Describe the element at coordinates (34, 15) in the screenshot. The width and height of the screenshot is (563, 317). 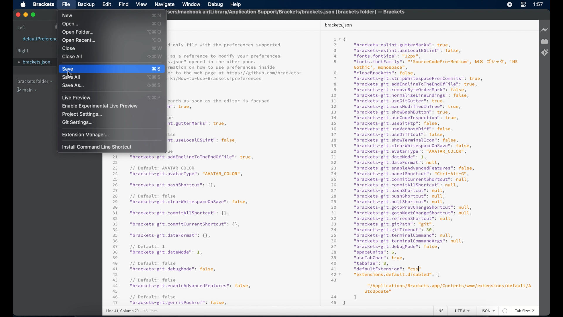
I see `maximize` at that location.